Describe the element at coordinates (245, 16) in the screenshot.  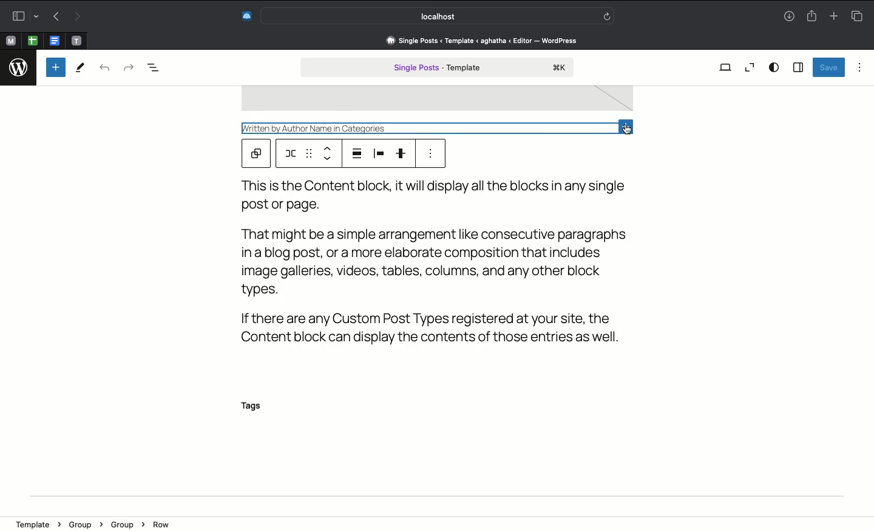
I see `Extensions` at that location.